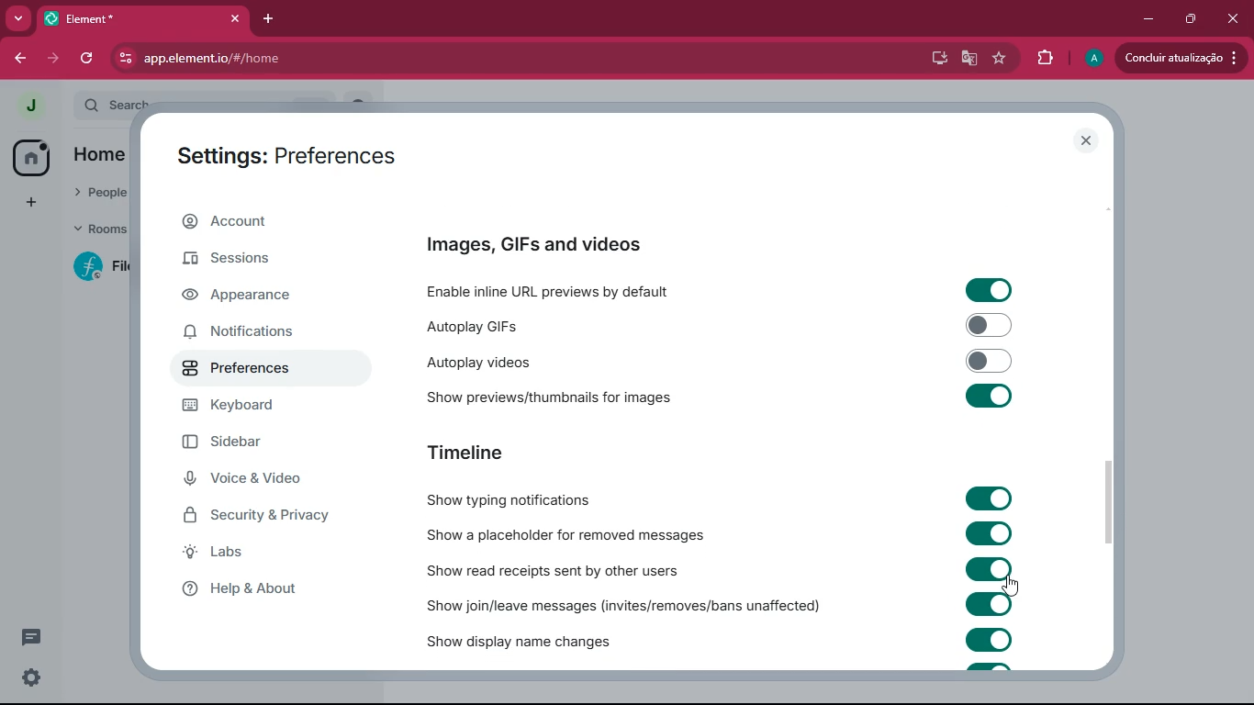  Describe the element at coordinates (533, 245) in the screenshot. I see `images, GIFs and videos` at that location.